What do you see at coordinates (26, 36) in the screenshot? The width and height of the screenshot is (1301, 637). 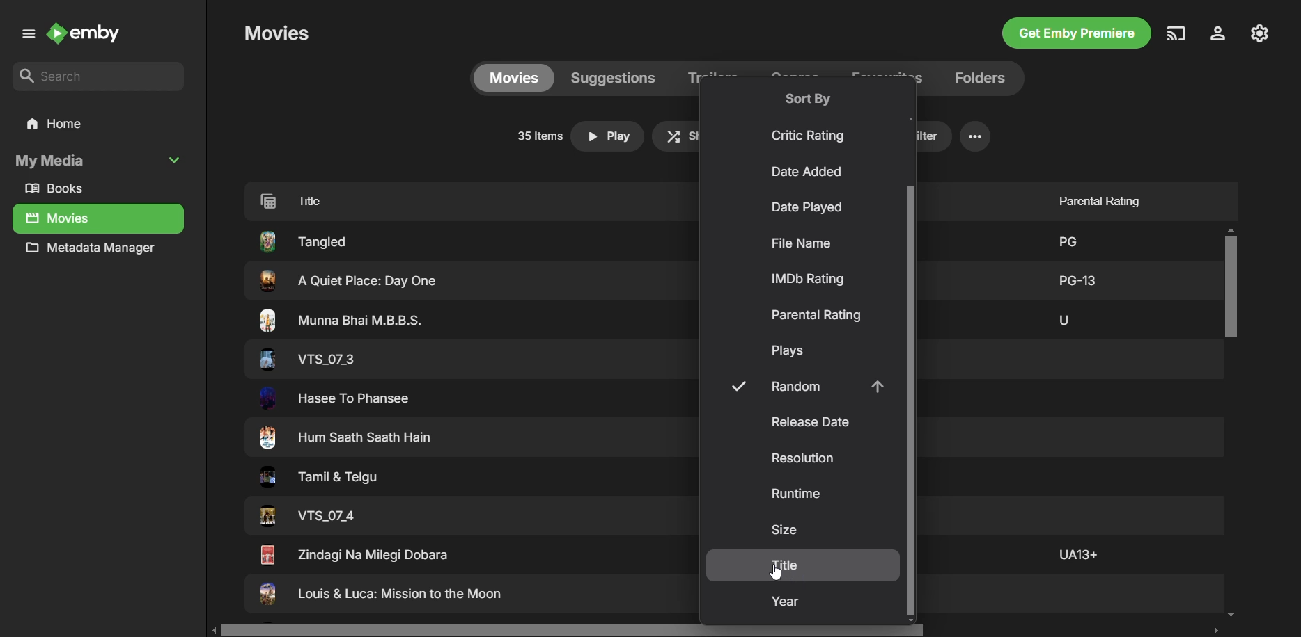 I see `Expand/Collapse` at bounding box center [26, 36].